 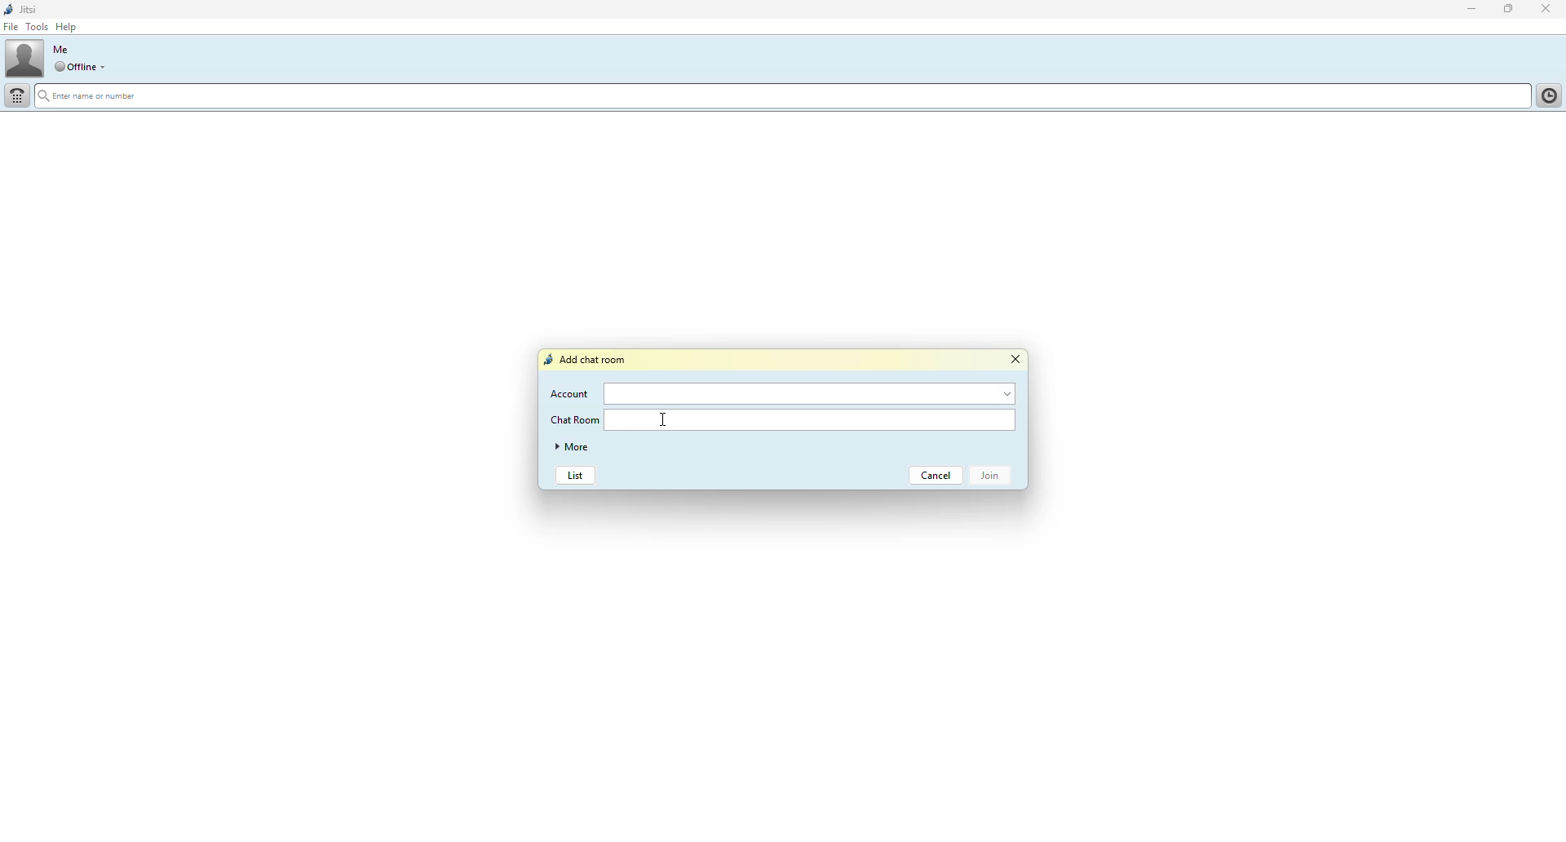 I want to click on file, so click(x=12, y=27).